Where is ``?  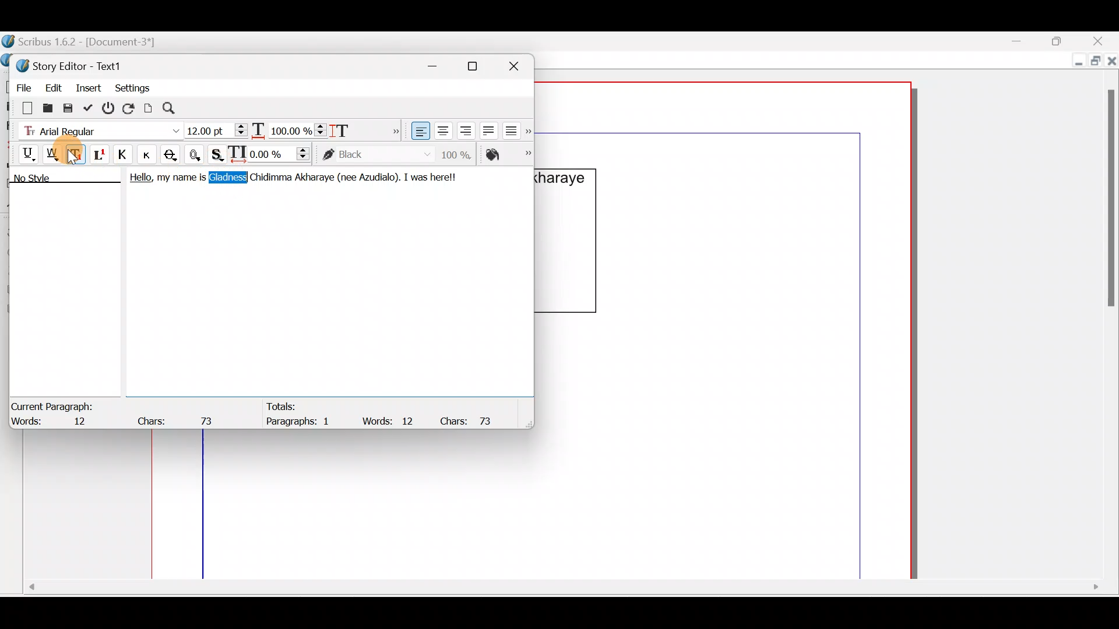
 is located at coordinates (151, 154).